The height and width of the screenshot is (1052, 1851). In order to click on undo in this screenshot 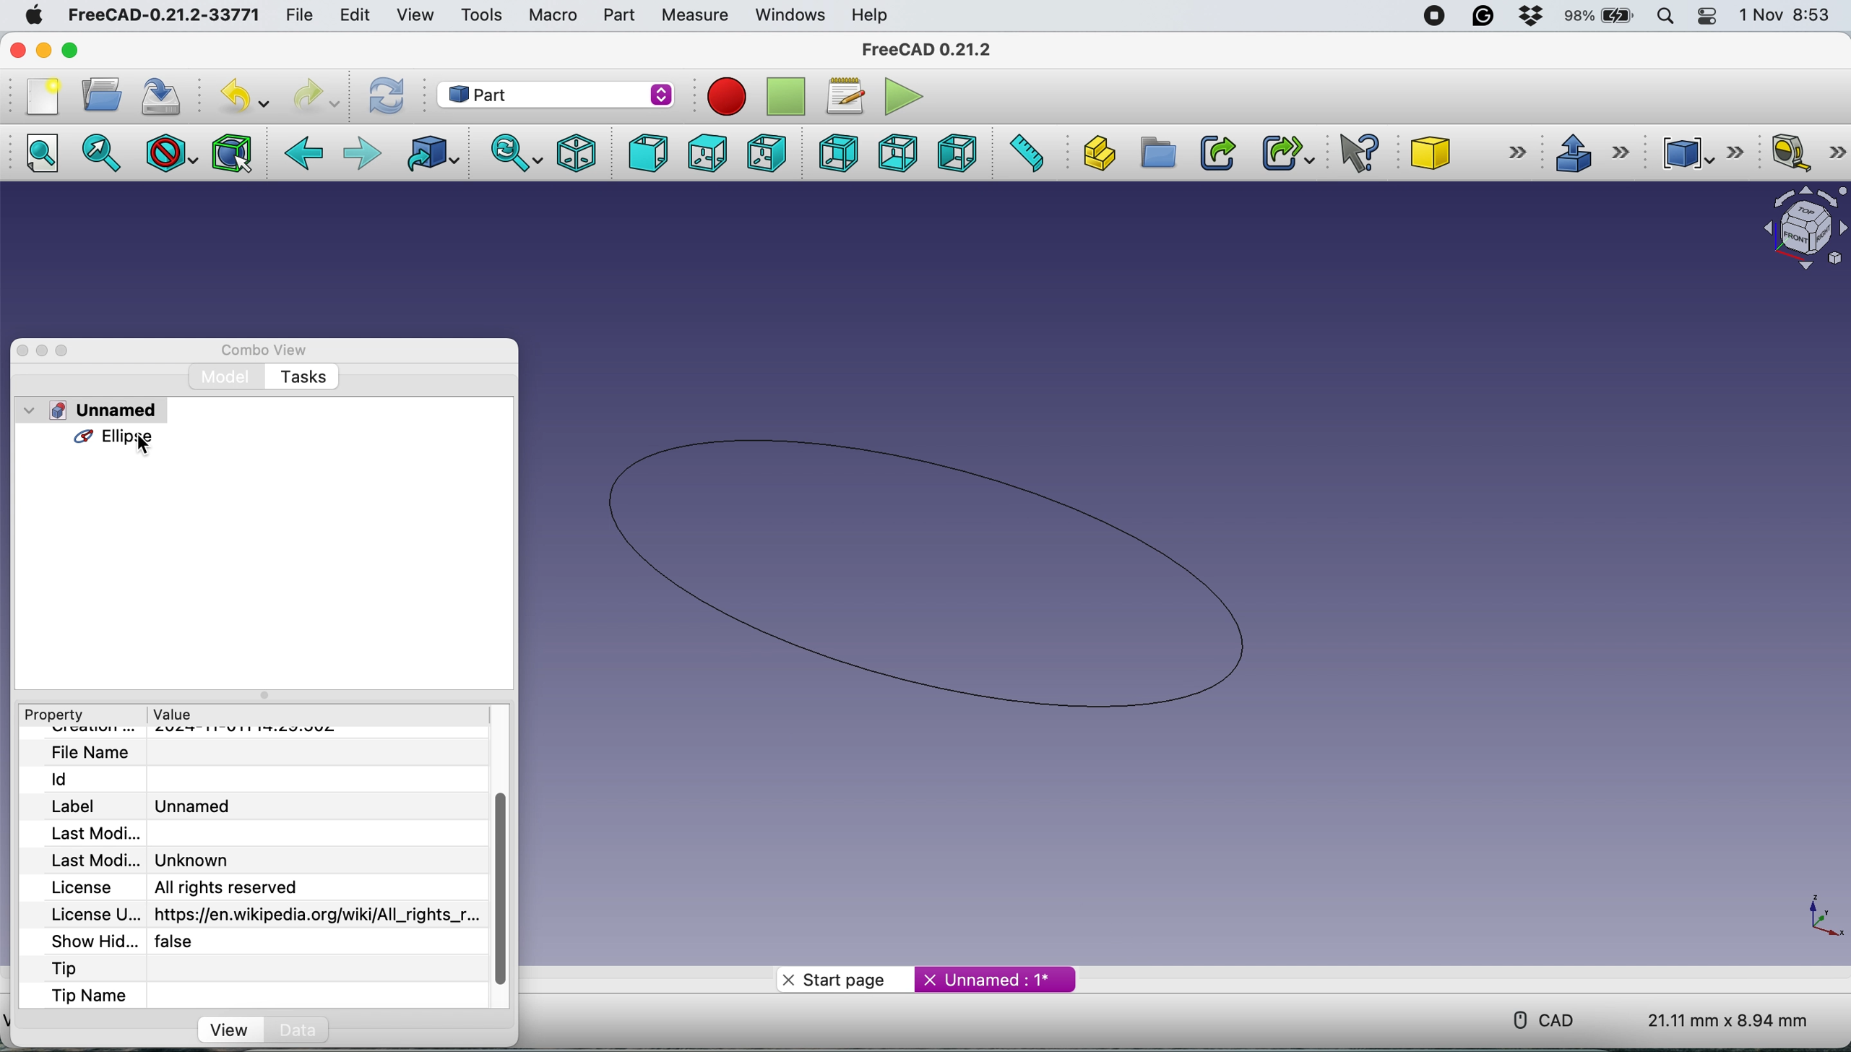, I will do `click(243, 93)`.